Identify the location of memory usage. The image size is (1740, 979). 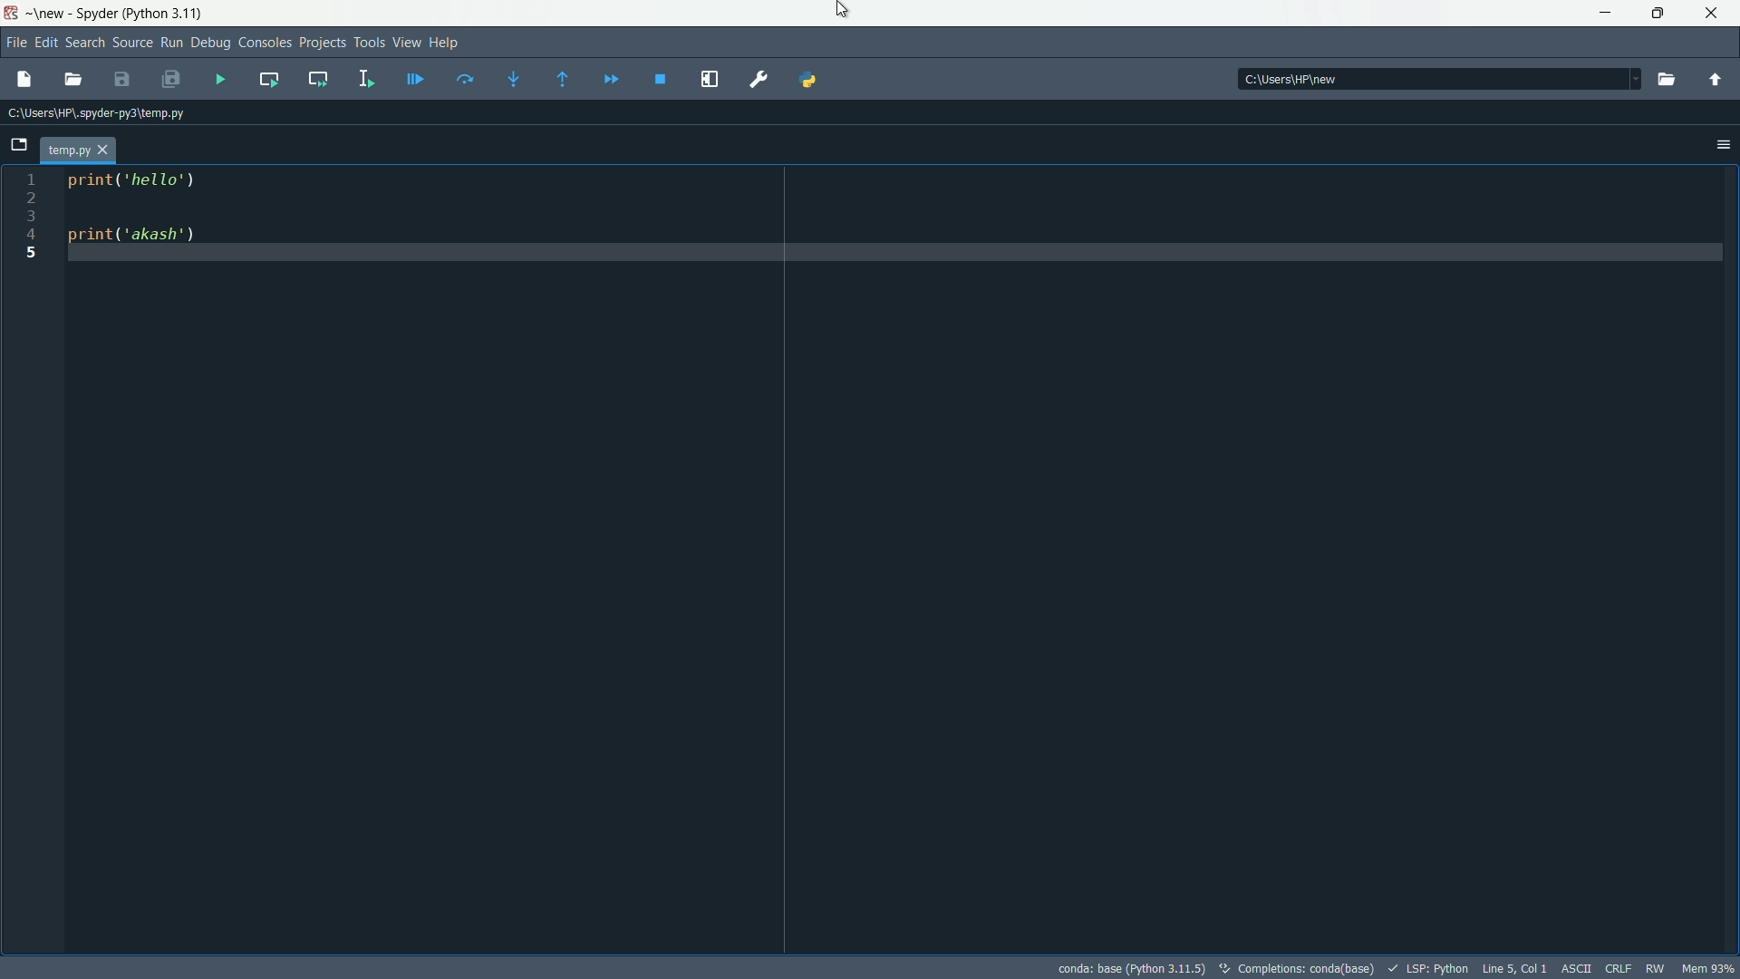
(1709, 970).